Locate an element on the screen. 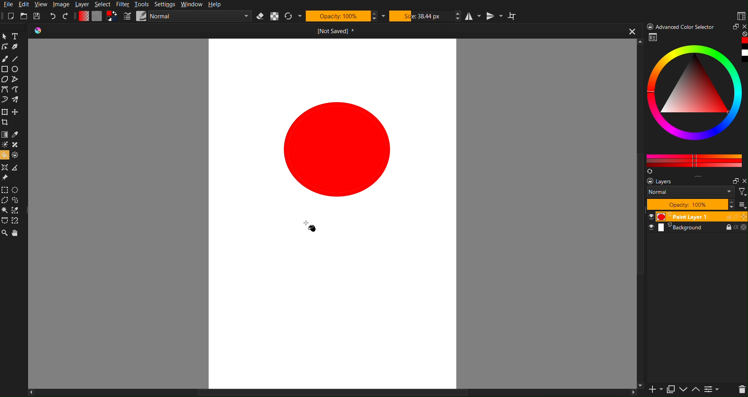 This screenshot has width=748, height=397. Delete  is located at coordinates (741, 390).